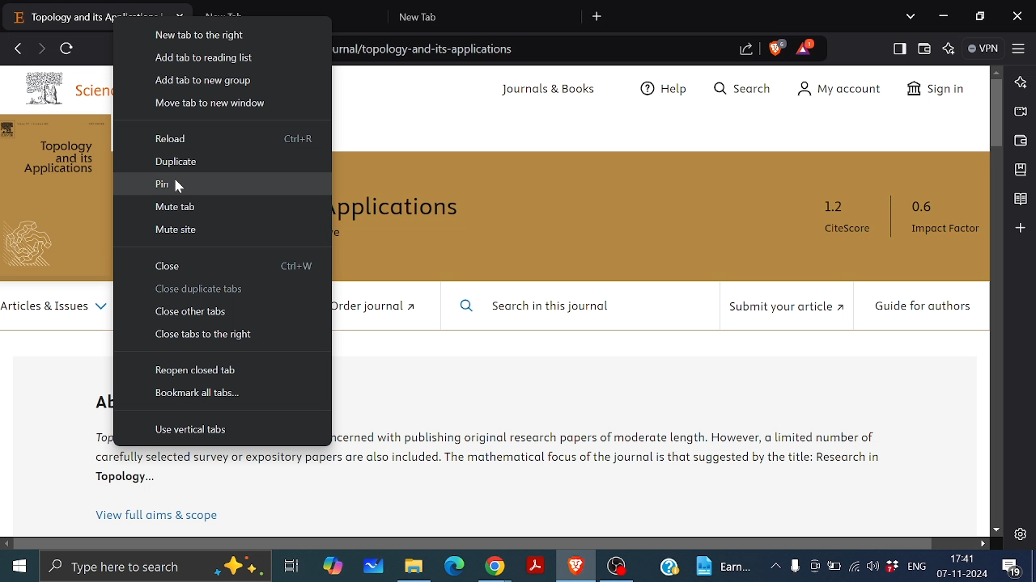  Describe the element at coordinates (176, 230) in the screenshot. I see `Mute site` at that location.